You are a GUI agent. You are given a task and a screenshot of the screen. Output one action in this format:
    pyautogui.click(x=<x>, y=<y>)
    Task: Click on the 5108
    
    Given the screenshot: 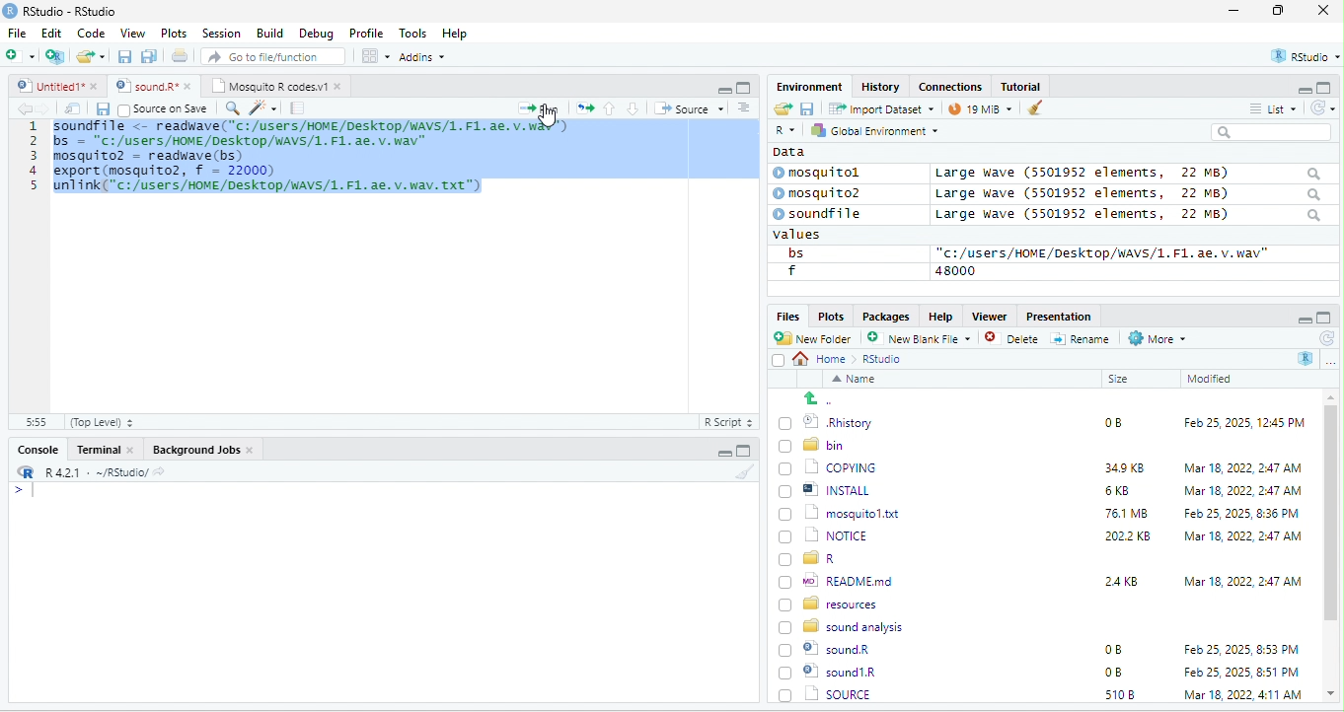 What is the action you would take?
    pyautogui.click(x=1115, y=671)
    